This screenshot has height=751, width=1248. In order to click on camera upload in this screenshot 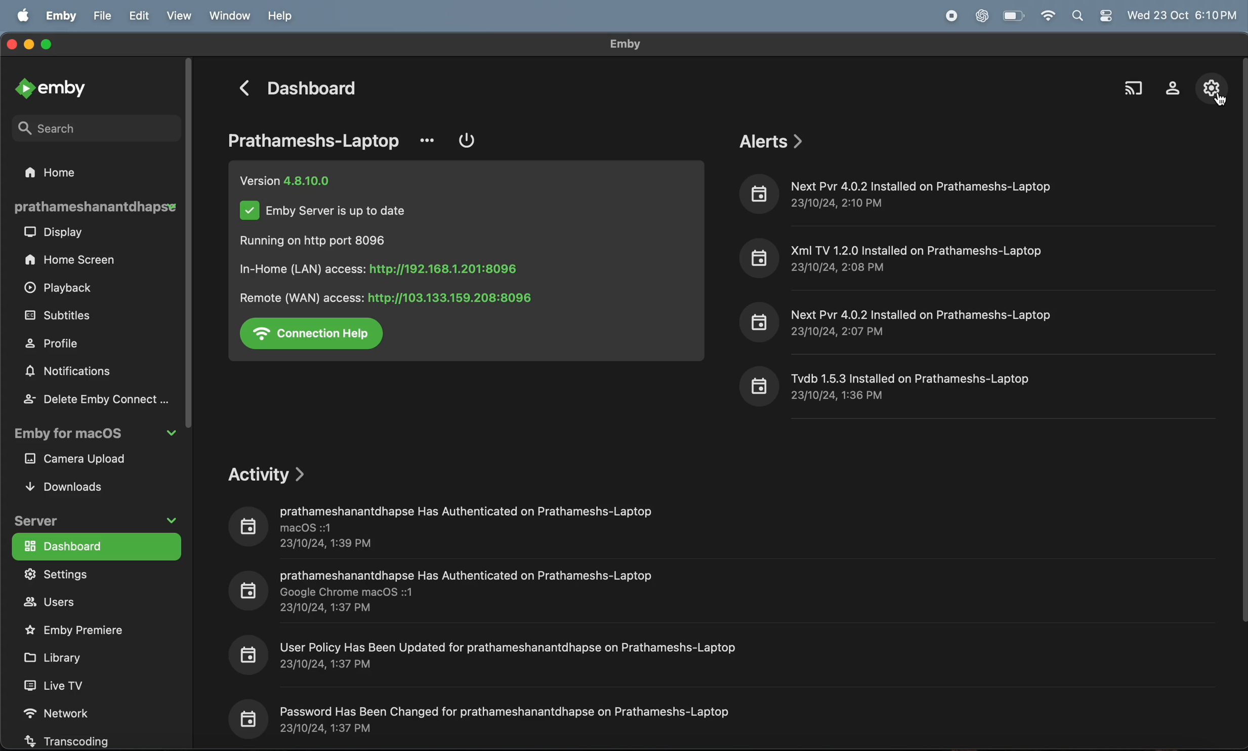, I will do `click(90, 459)`.